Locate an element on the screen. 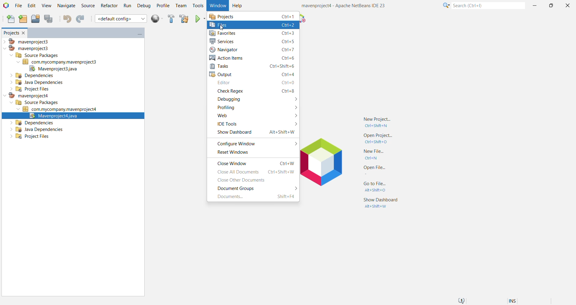  mavenproject4 is located at coordinates (25, 96).